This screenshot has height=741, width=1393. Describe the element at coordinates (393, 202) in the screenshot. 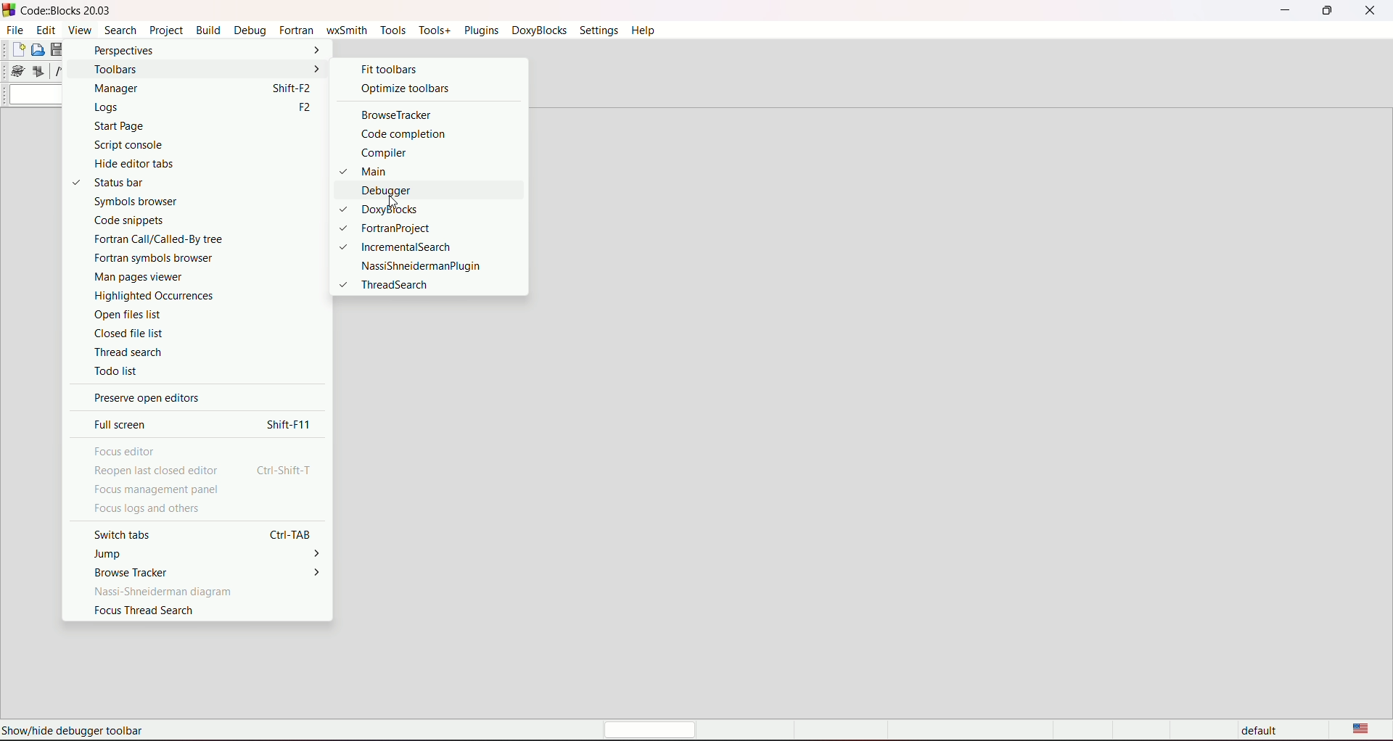

I see `cursor` at that location.